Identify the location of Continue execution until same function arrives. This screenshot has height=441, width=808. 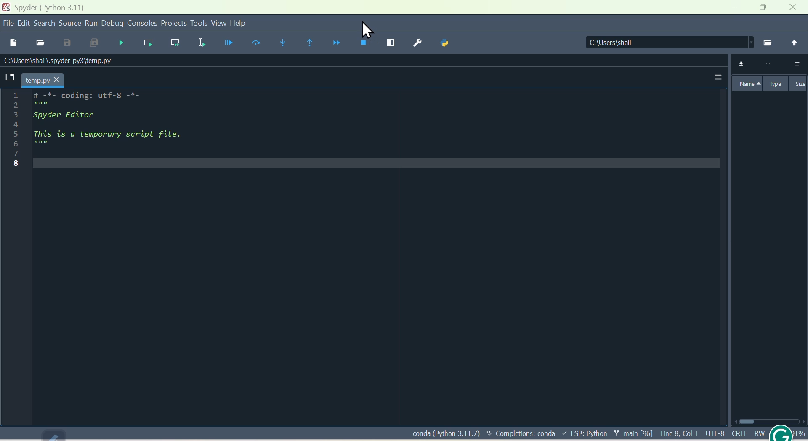
(307, 44).